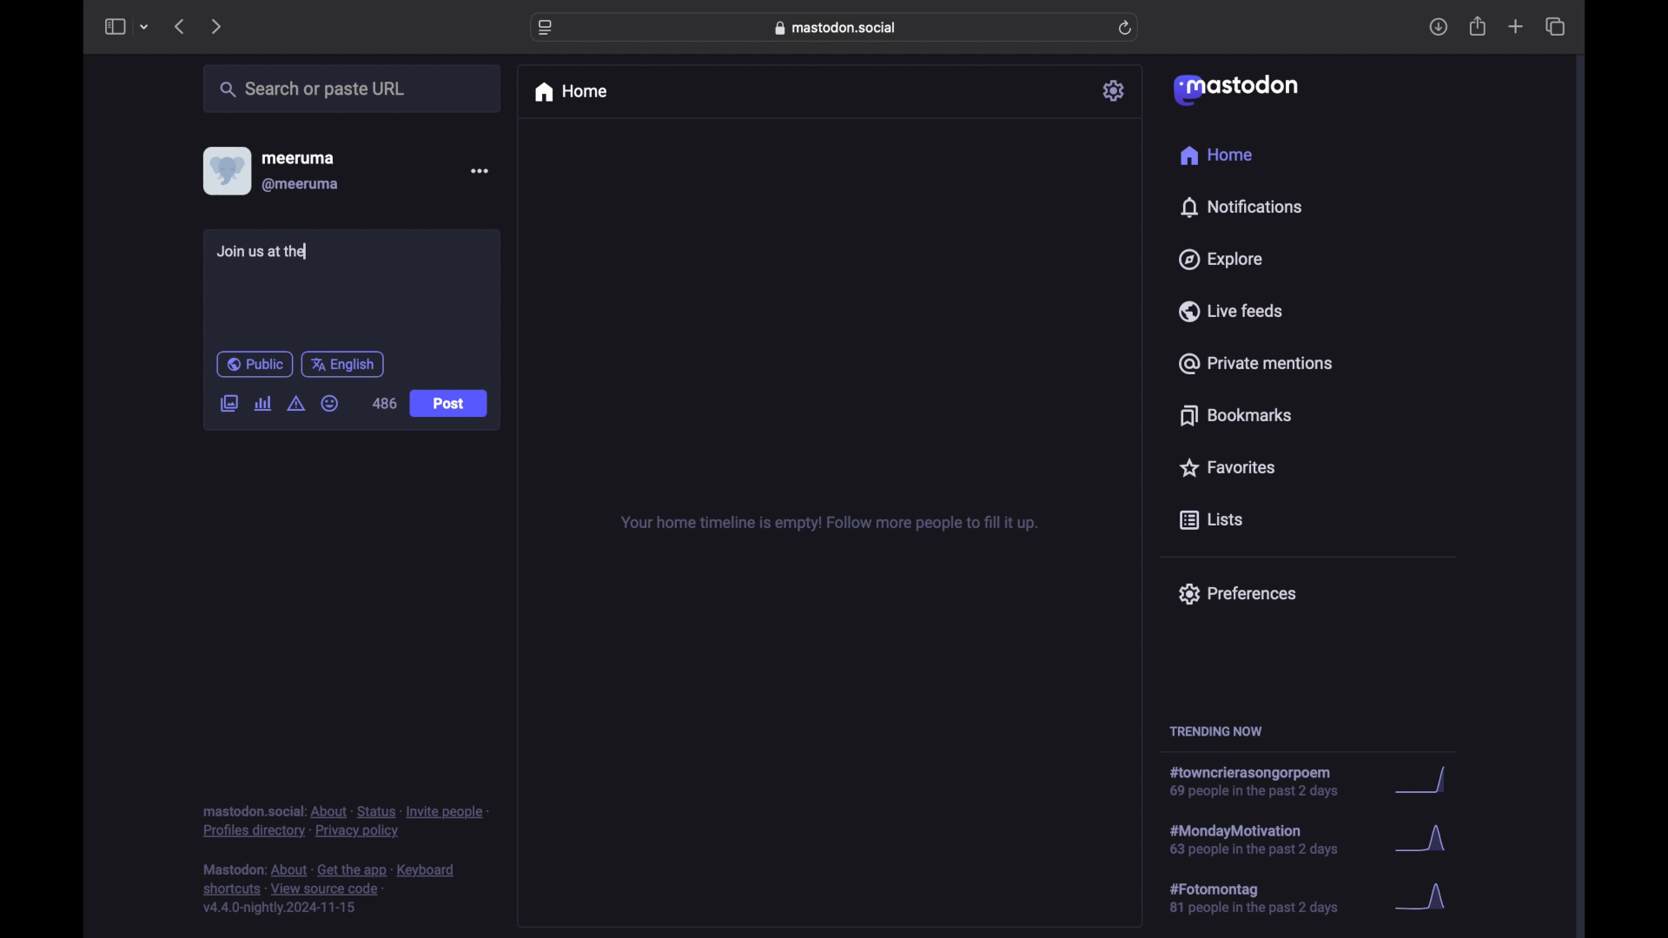 The width and height of the screenshot is (1668, 938). Describe the element at coordinates (1516, 26) in the screenshot. I see `new tab` at that location.